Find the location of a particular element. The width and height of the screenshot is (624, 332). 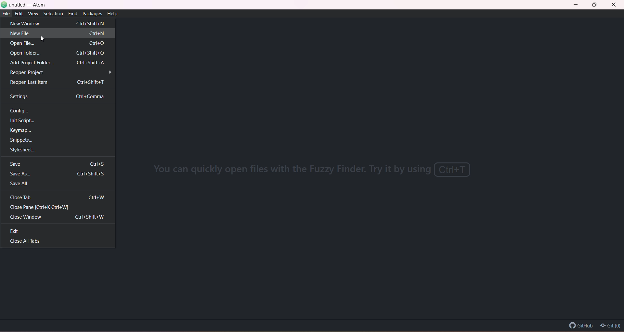

Open File... Ctrl+O is located at coordinates (60, 43).